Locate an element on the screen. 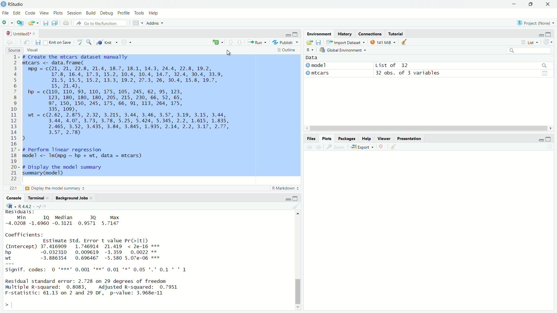 This screenshot has width=557, height=313. maximize is located at coordinates (548, 140).